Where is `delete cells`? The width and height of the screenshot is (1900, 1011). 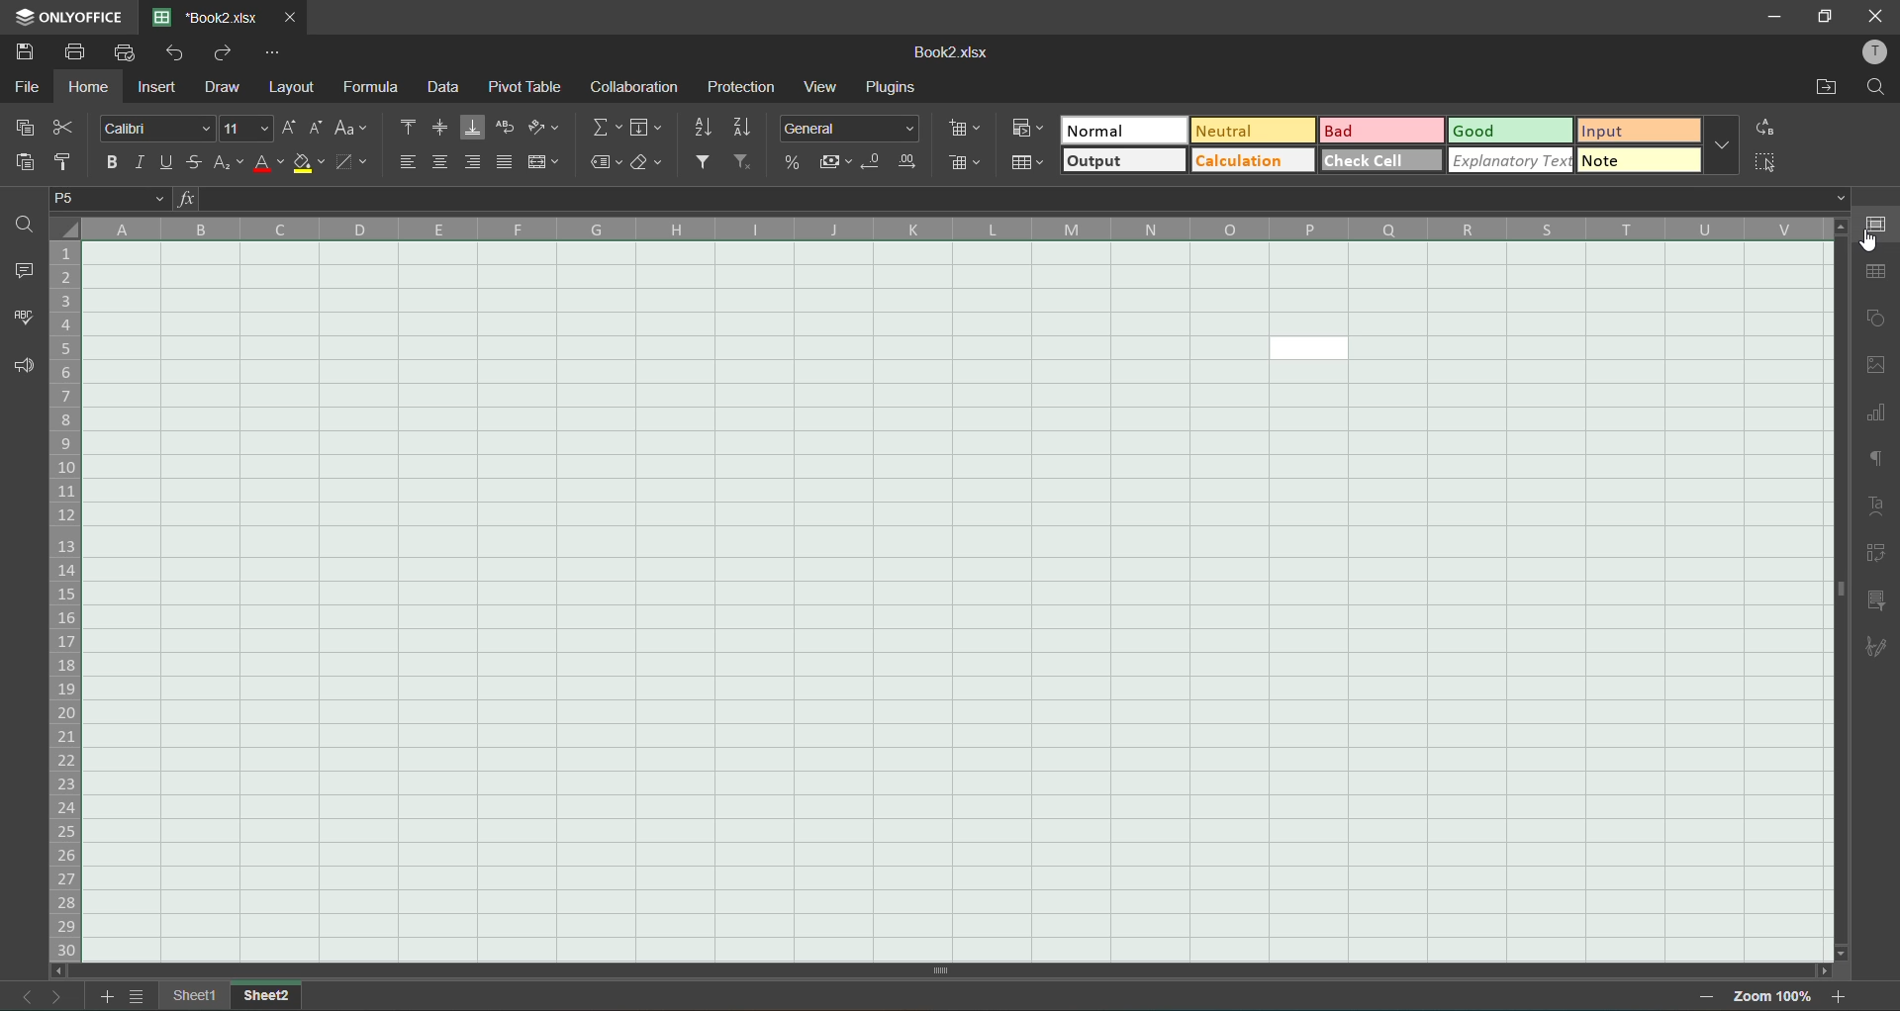
delete cells is located at coordinates (960, 165).